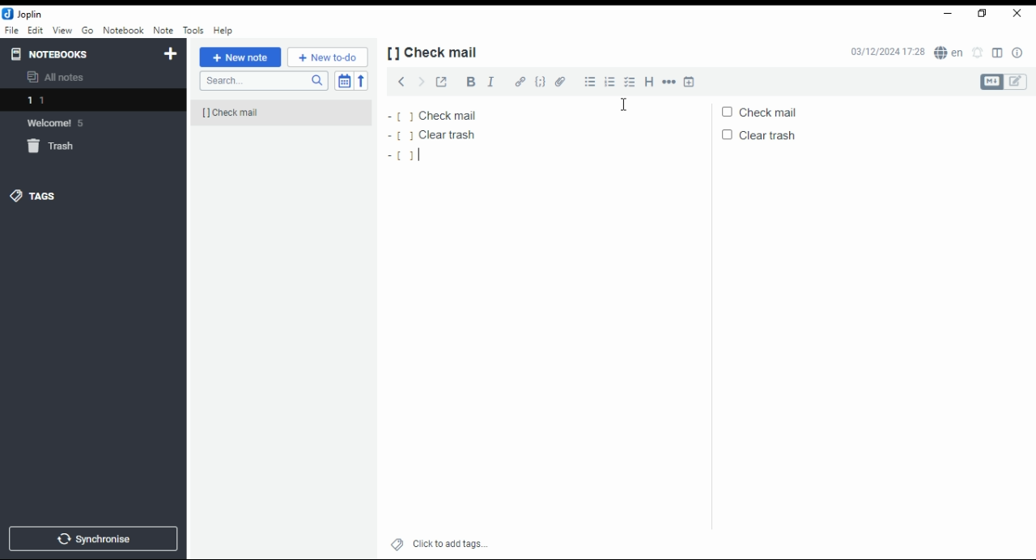 The width and height of the screenshot is (1036, 560). I want to click on clear trash, so click(437, 138).